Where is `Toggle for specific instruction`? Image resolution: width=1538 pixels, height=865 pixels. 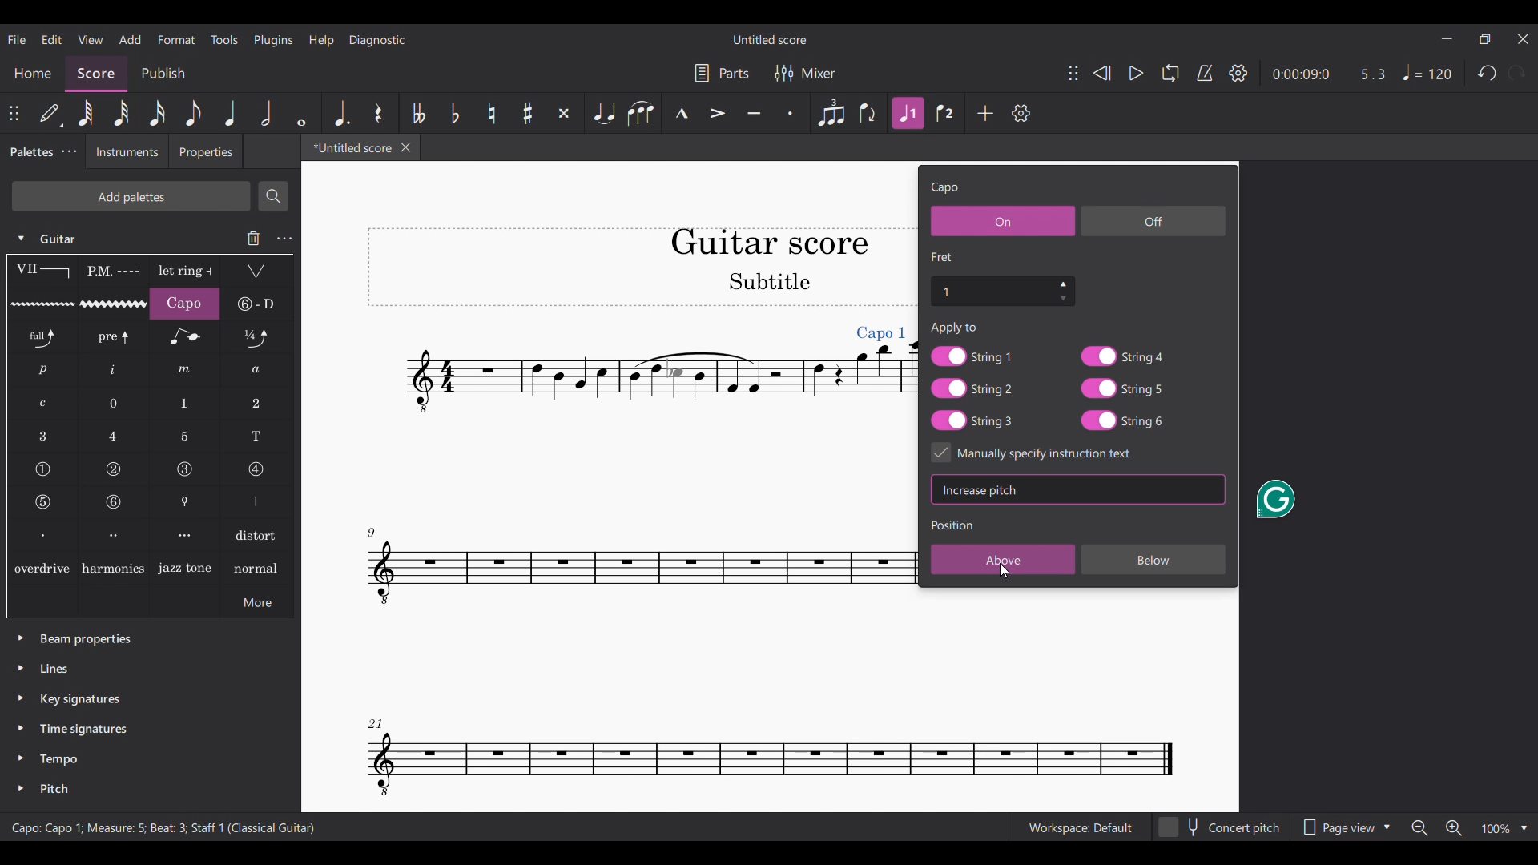 Toggle for specific instruction is located at coordinates (1046, 453).